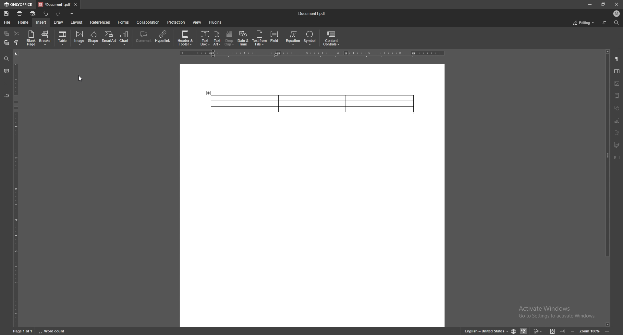  Describe the element at coordinates (312, 13) in the screenshot. I see `file name` at that location.